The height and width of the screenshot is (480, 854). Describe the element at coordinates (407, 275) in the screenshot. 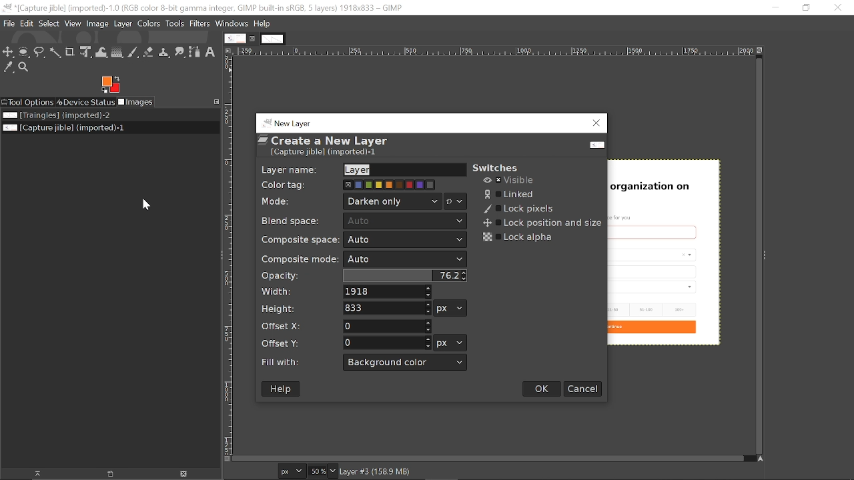

I see `Opacity` at that location.